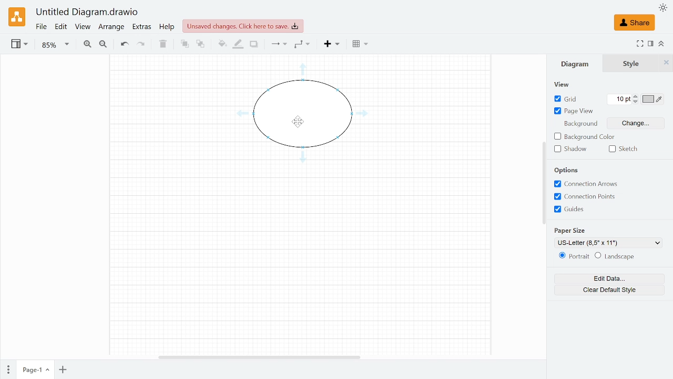  Describe the element at coordinates (662, 8) in the screenshot. I see `Appearence` at that location.